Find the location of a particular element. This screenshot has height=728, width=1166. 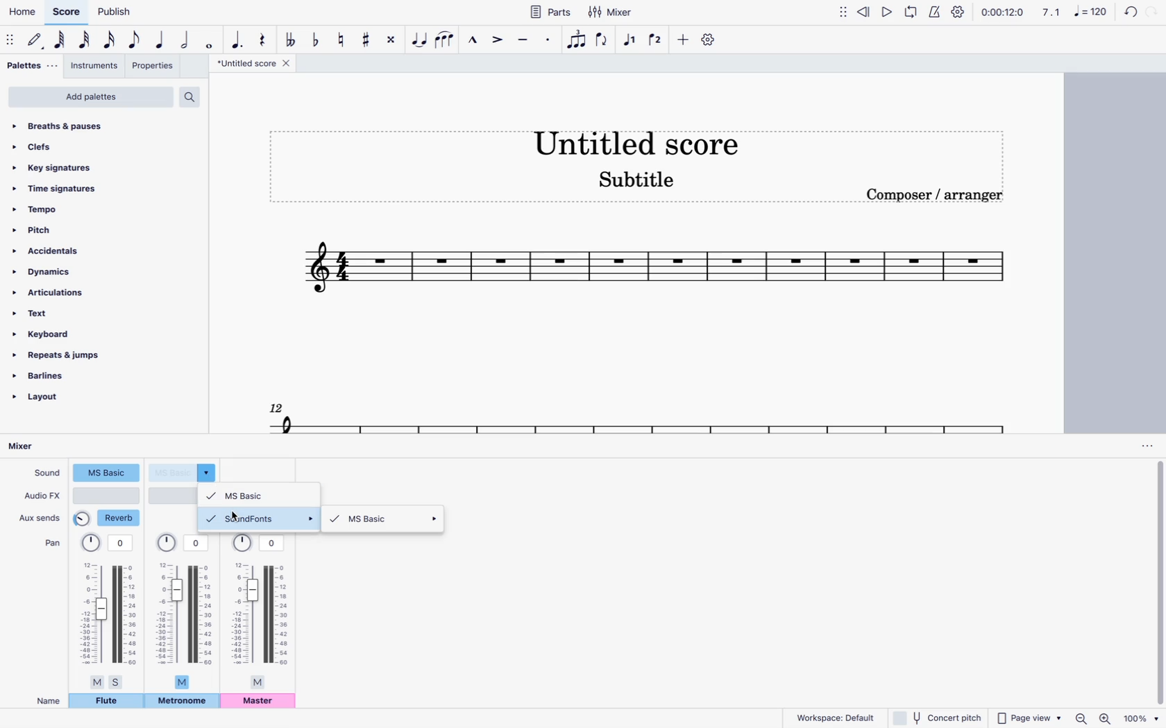

reverb is located at coordinates (108, 519).